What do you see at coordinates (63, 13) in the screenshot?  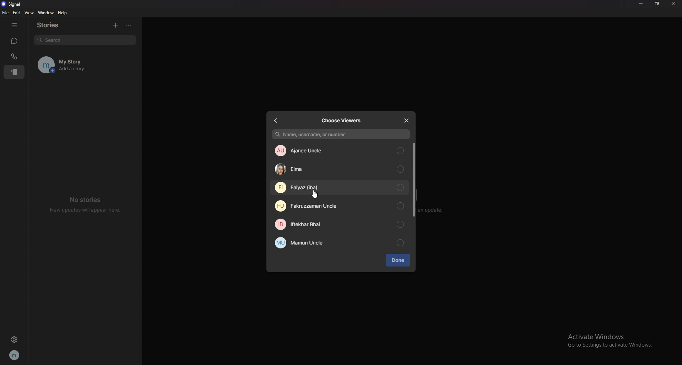 I see `help` at bounding box center [63, 13].